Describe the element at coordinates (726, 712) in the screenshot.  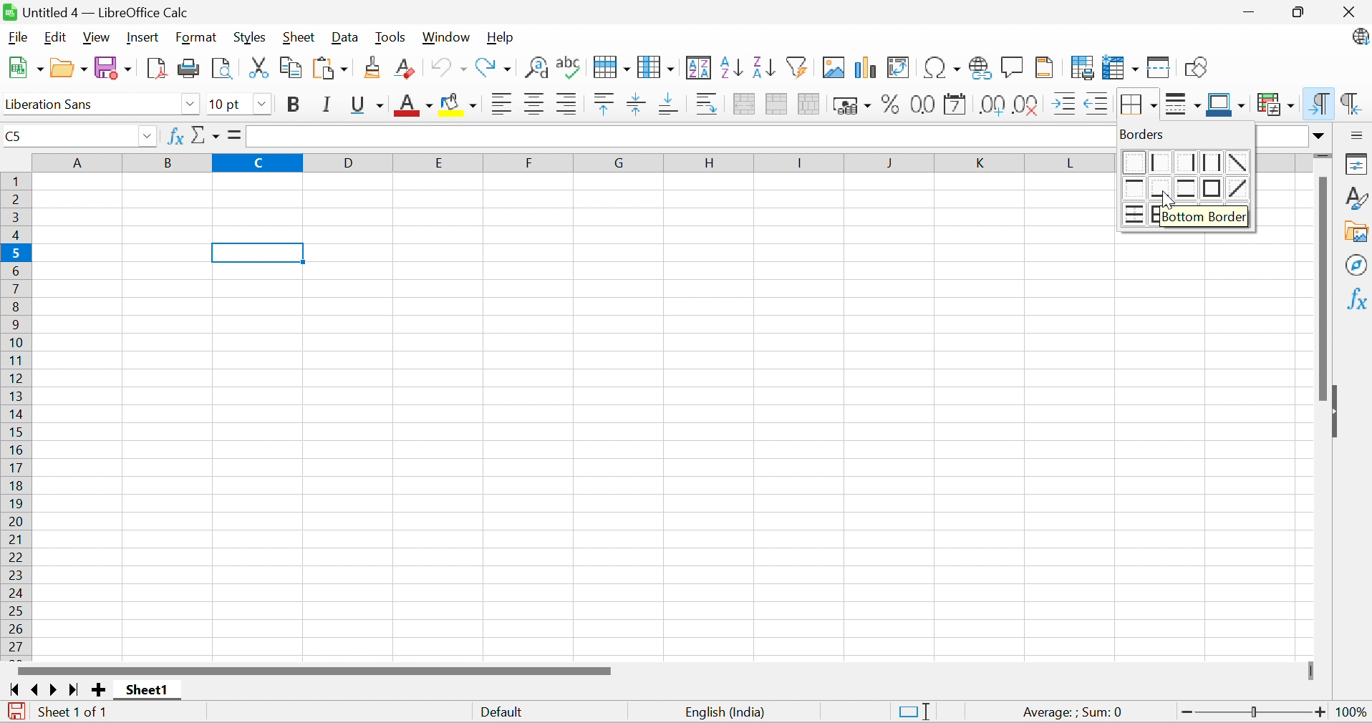
I see `English (India)` at that location.